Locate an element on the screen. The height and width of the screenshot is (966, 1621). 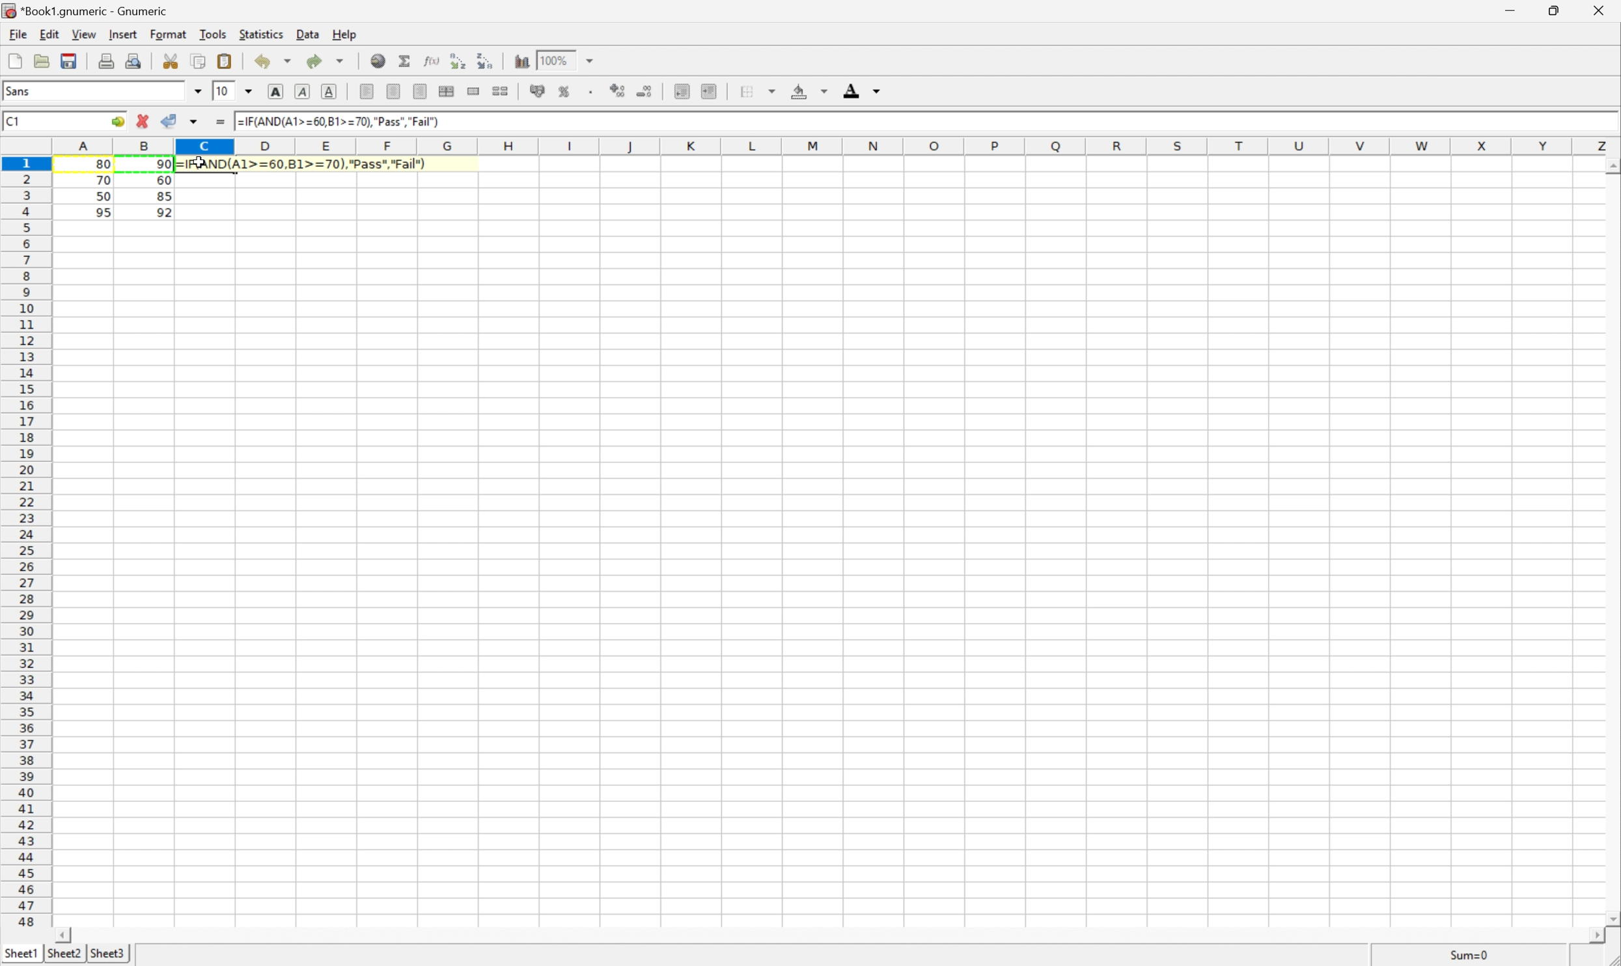
Split merged ranges of cells is located at coordinates (503, 90).